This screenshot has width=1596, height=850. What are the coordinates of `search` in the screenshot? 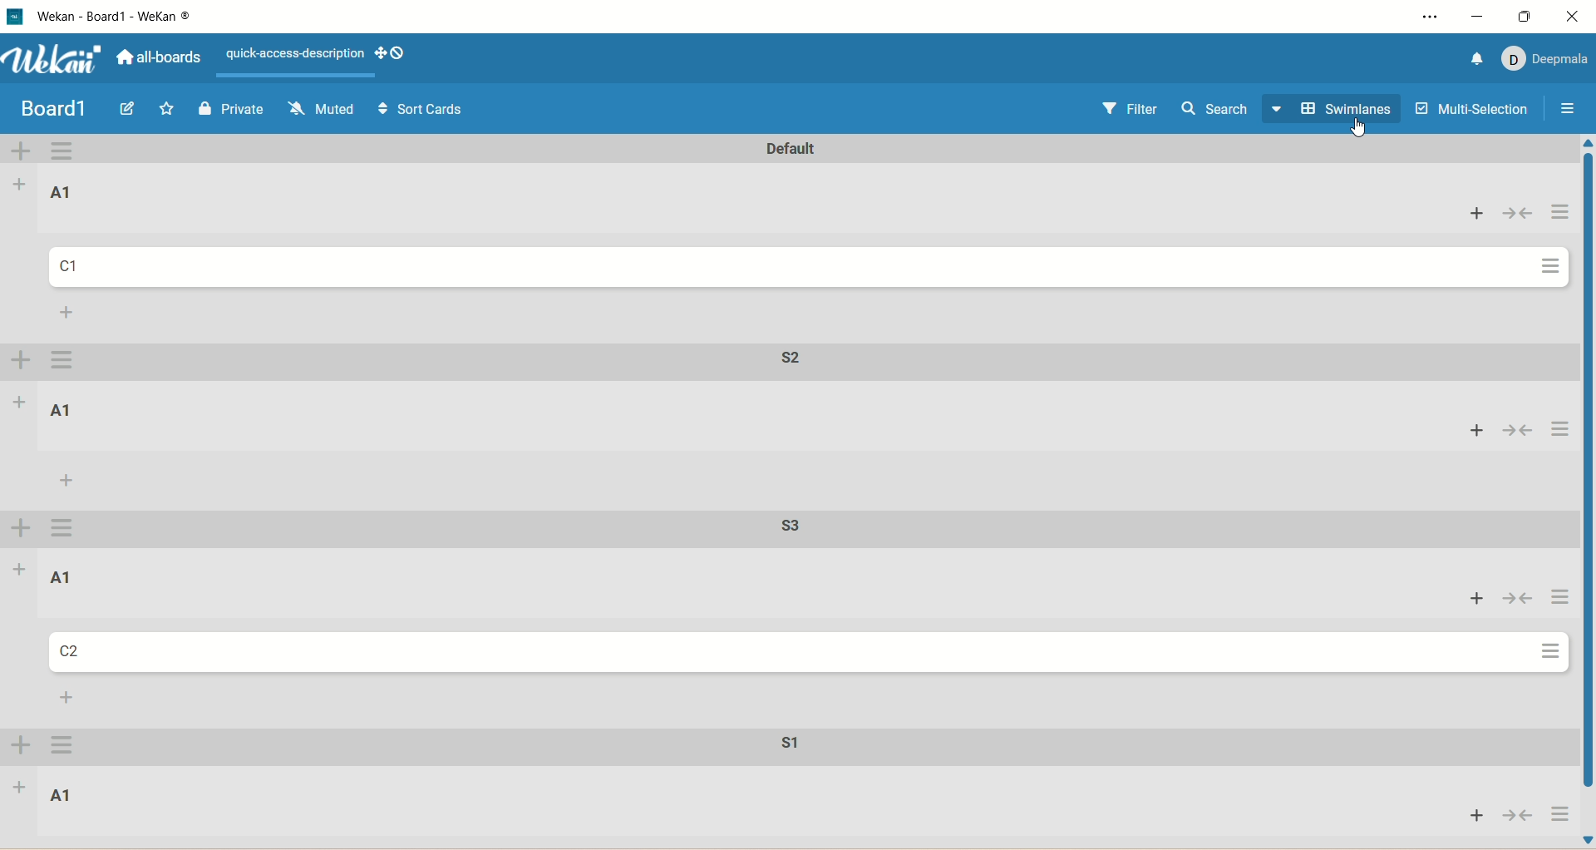 It's located at (1217, 113).